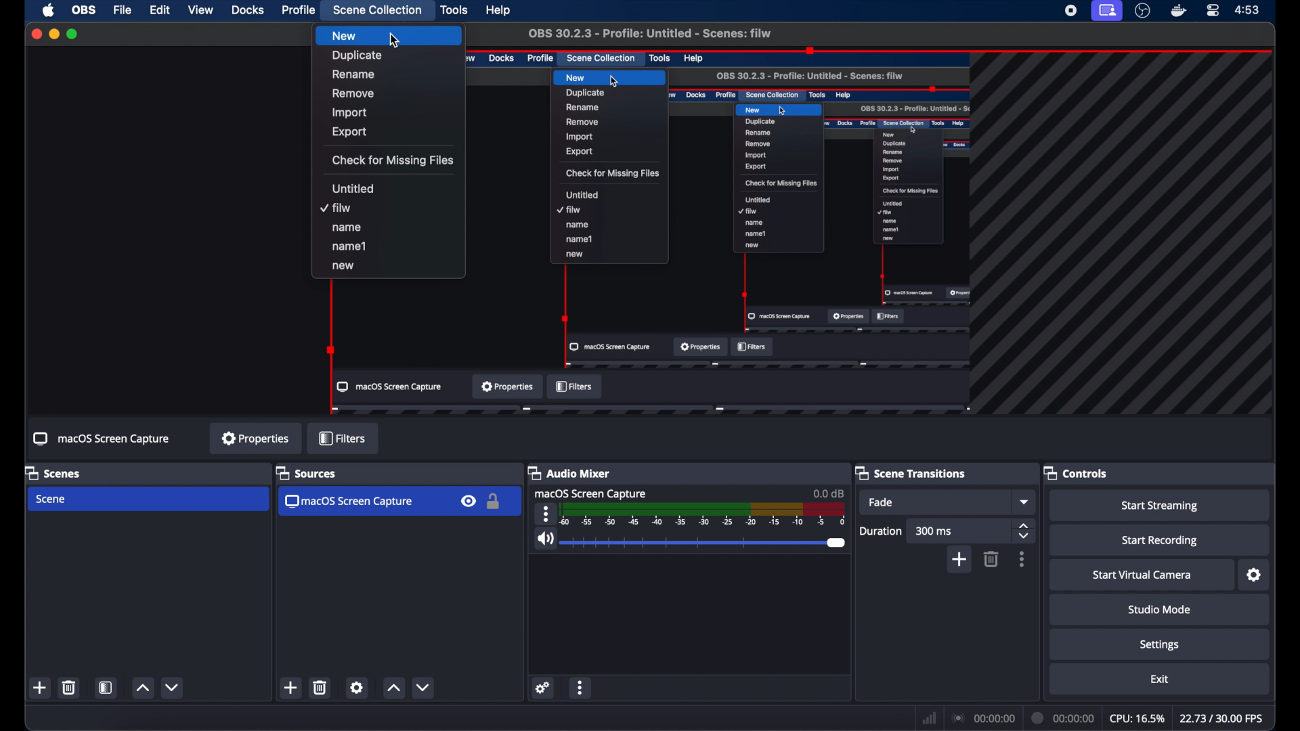 The width and height of the screenshot is (1300, 731). Describe the element at coordinates (102, 439) in the screenshot. I see `macOS screen capture` at that location.